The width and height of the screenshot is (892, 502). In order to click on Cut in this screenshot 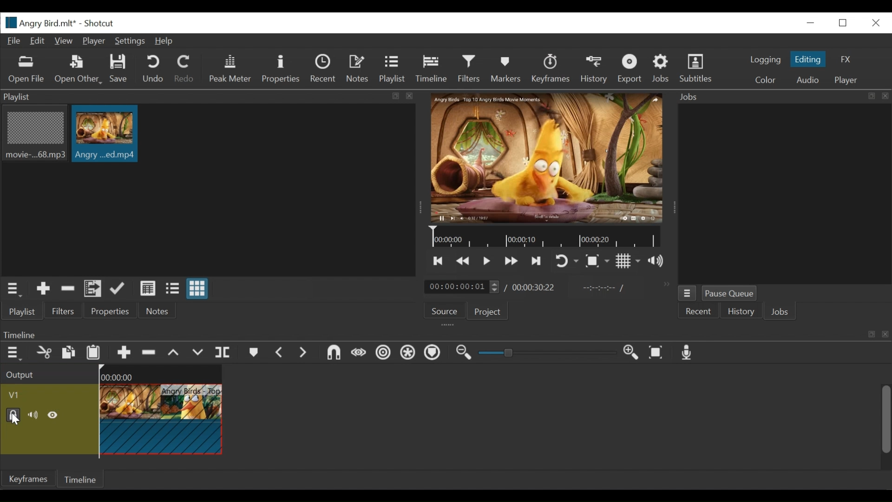, I will do `click(43, 353)`.